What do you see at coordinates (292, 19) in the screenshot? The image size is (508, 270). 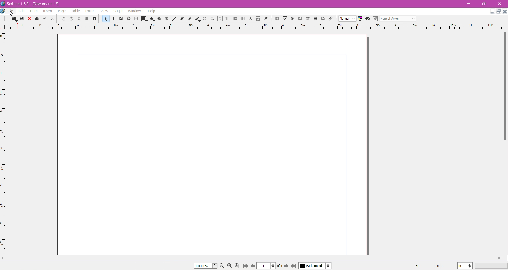 I see `pdf radio button` at bounding box center [292, 19].